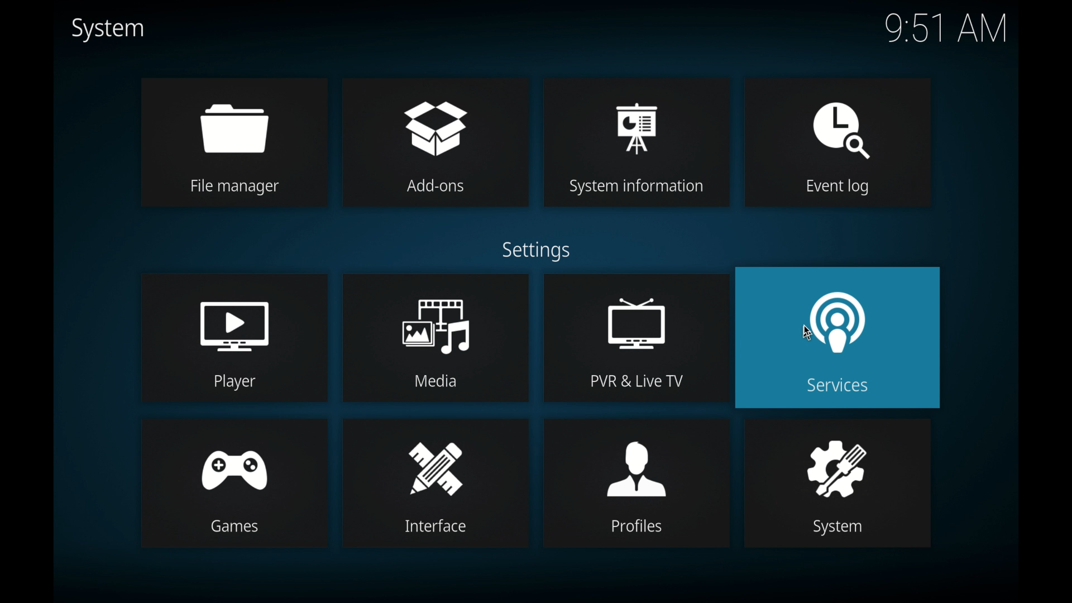 This screenshot has height=603, width=1072. I want to click on games, so click(234, 482).